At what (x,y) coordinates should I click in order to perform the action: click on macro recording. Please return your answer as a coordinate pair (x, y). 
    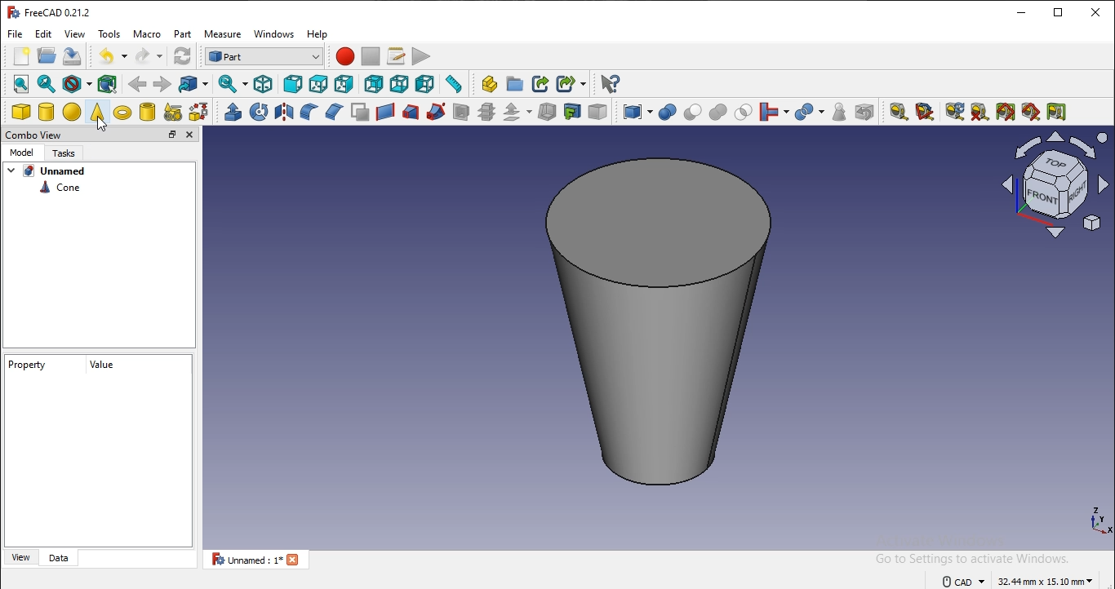
    Looking at the image, I should click on (344, 56).